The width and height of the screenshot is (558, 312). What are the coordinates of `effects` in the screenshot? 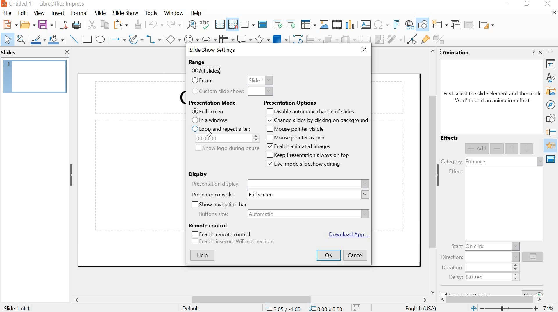 It's located at (450, 138).